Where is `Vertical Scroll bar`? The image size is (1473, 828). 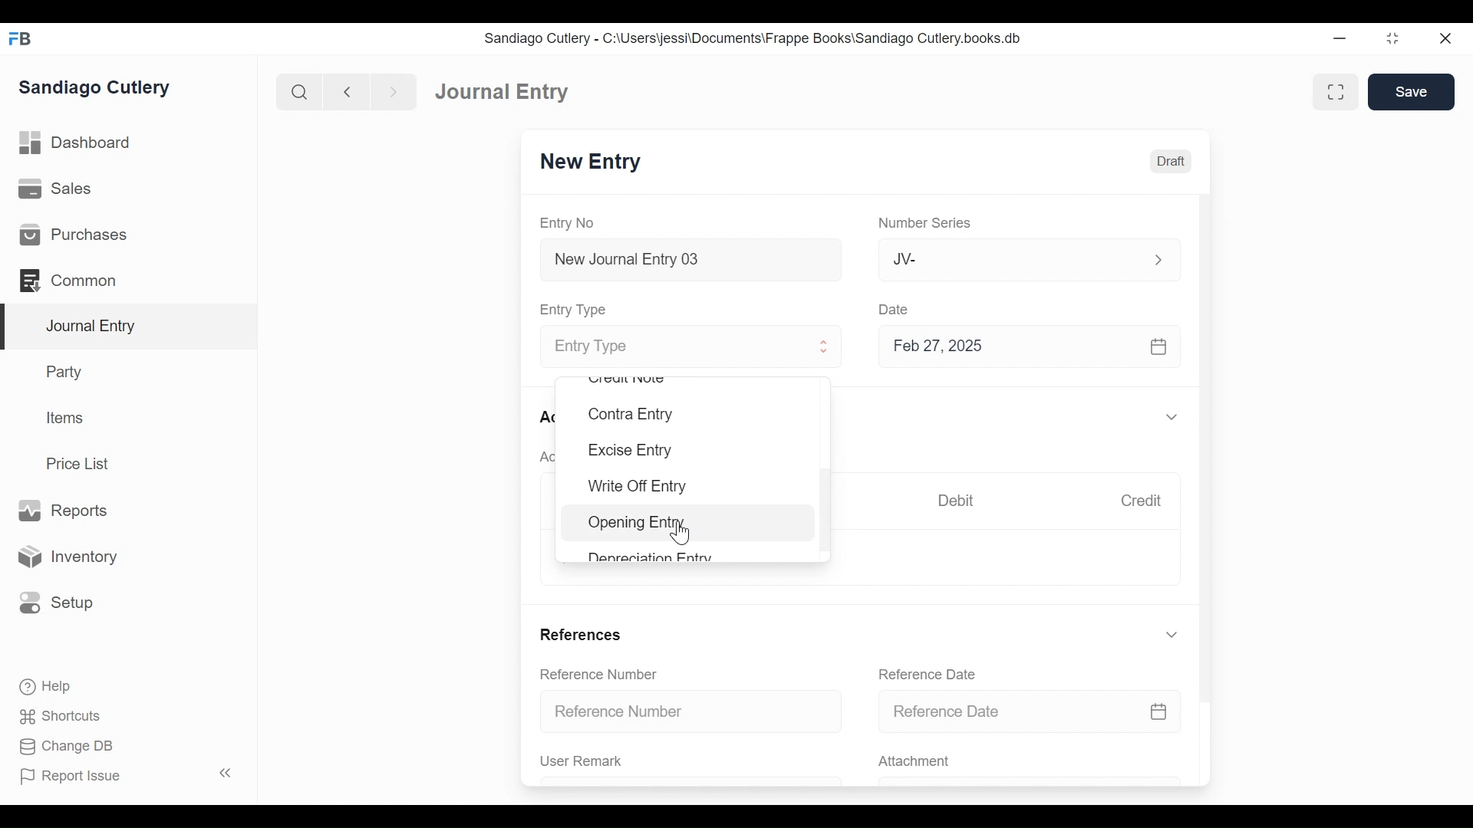
Vertical Scroll bar is located at coordinates (1208, 435).